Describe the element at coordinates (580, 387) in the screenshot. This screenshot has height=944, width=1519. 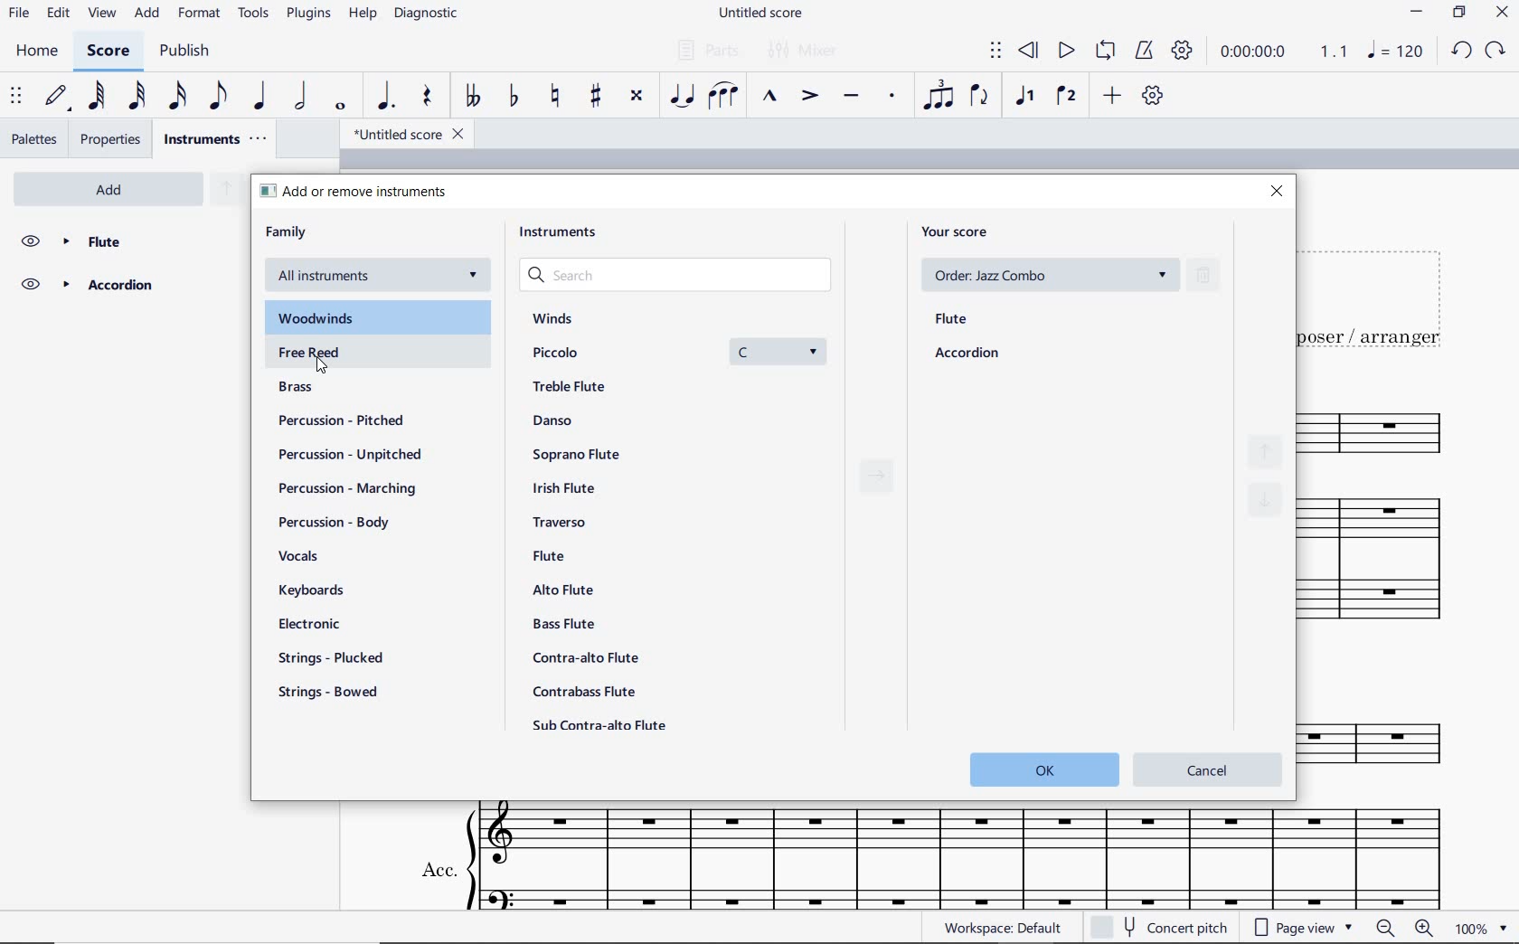
I see `treble flute` at that location.